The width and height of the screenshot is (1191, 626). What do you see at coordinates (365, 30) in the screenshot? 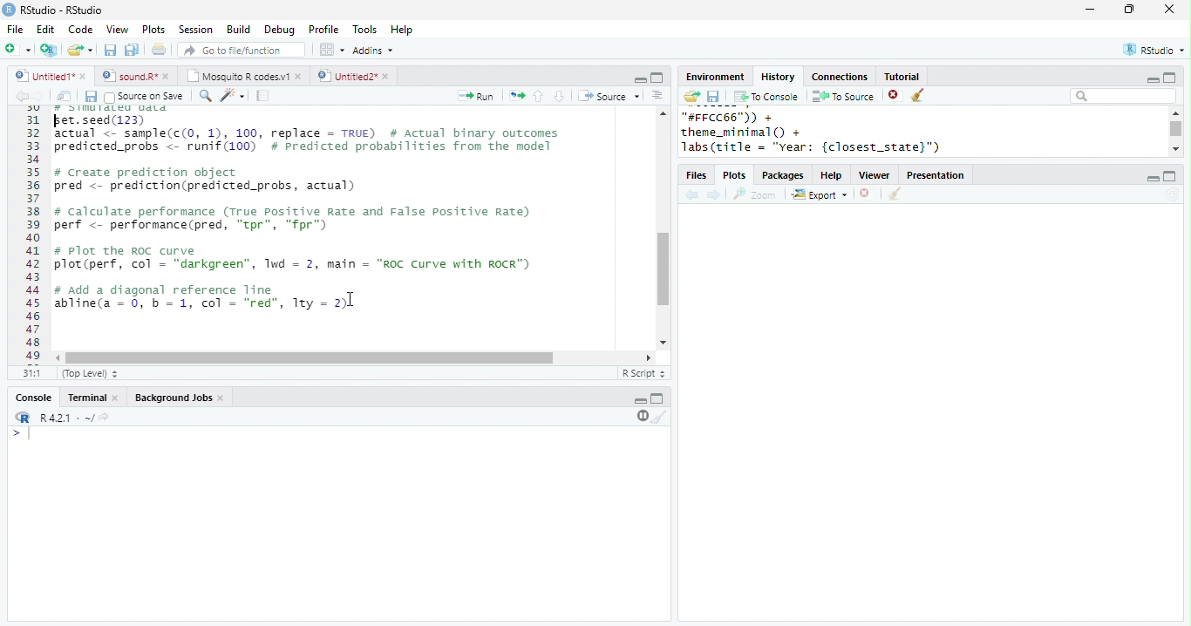
I see `Tools` at bounding box center [365, 30].